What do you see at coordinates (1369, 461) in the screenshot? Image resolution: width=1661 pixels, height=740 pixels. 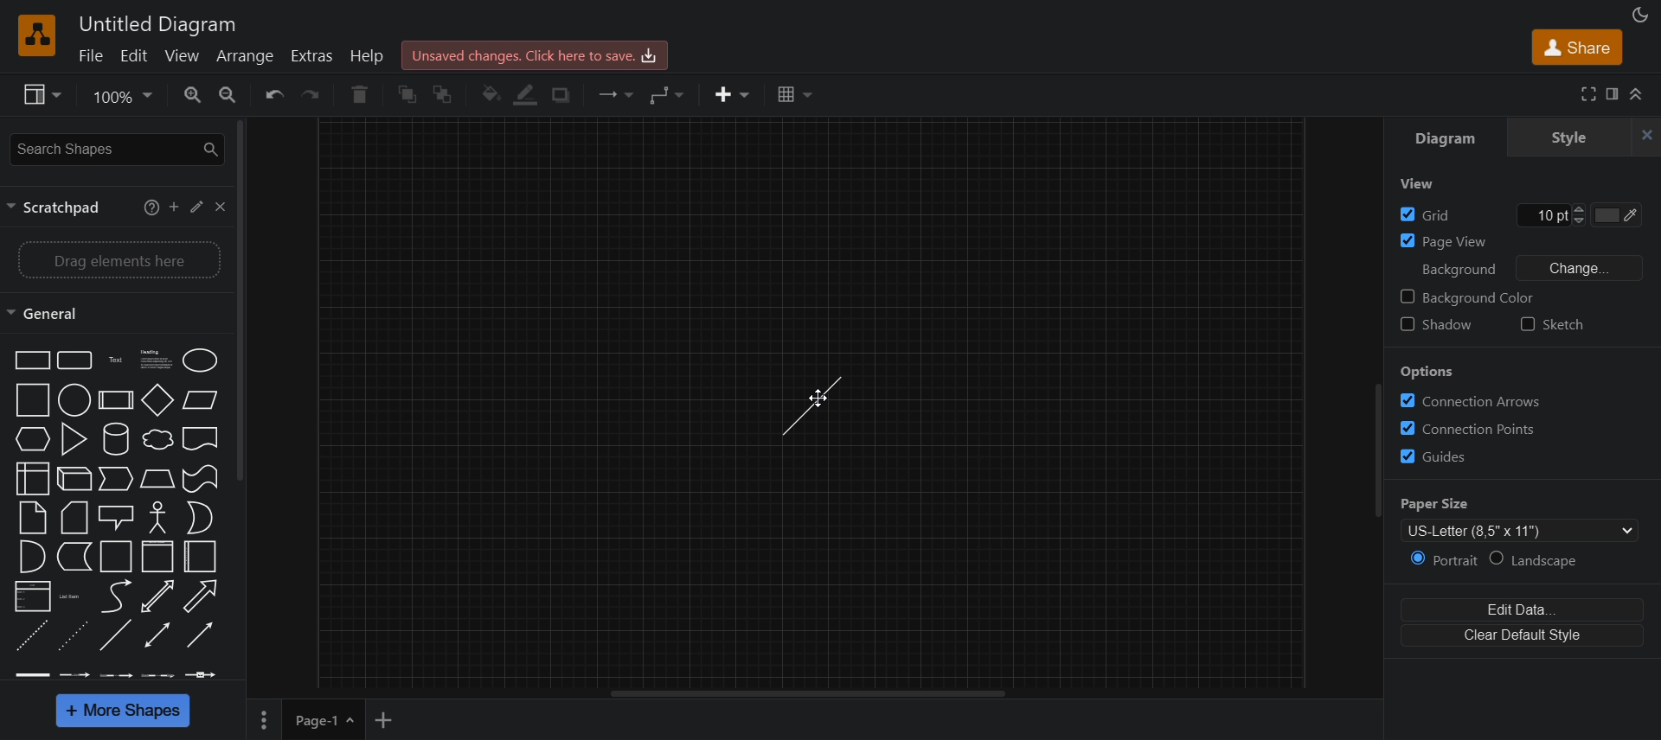 I see `scroll bar` at bounding box center [1369, 461].